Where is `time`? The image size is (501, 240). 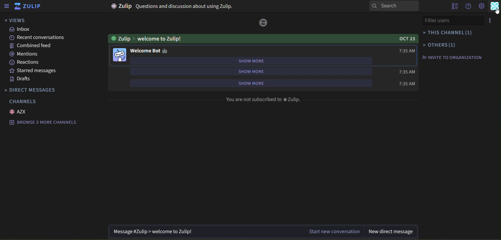 time is located at coordinates (406, 83).